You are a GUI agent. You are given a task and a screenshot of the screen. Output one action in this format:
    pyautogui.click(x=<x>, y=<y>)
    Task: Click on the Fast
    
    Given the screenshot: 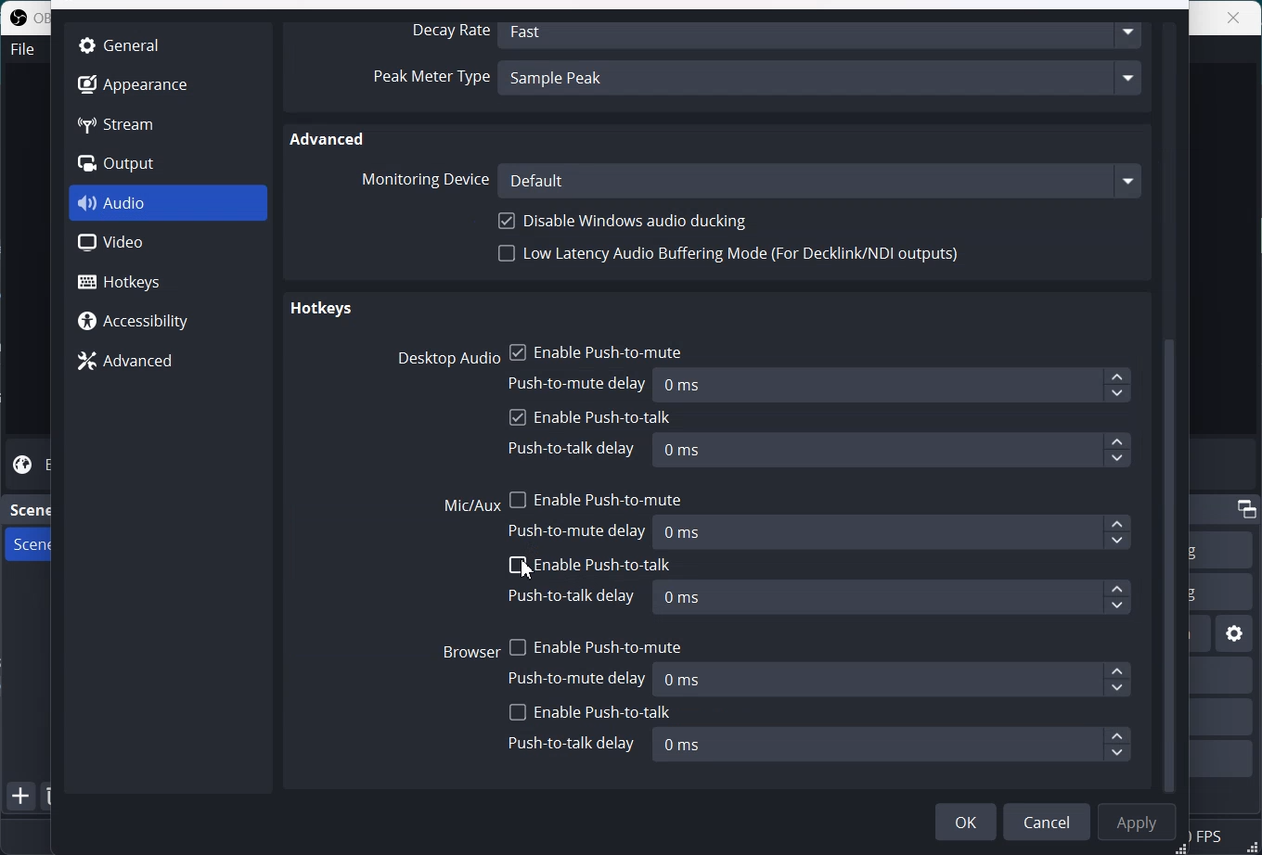 What is the action you would take?
    pyautogui.click(x=823, y=32)
    